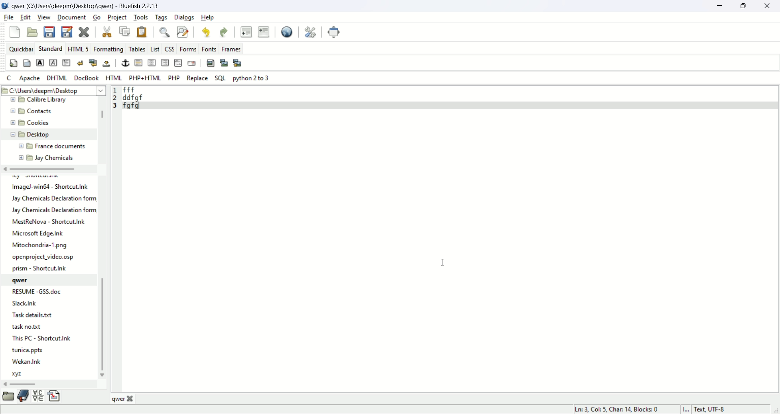  I want to click on insert thumbnail, so click(223, 63).